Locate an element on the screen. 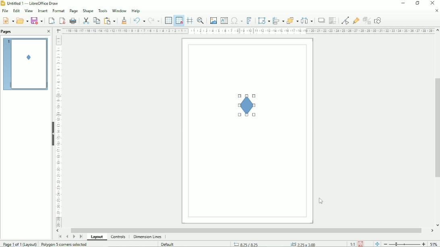 Image resolution: width=440 pixels, height=247 pixels. Paste is located at coordinates (110, 20).